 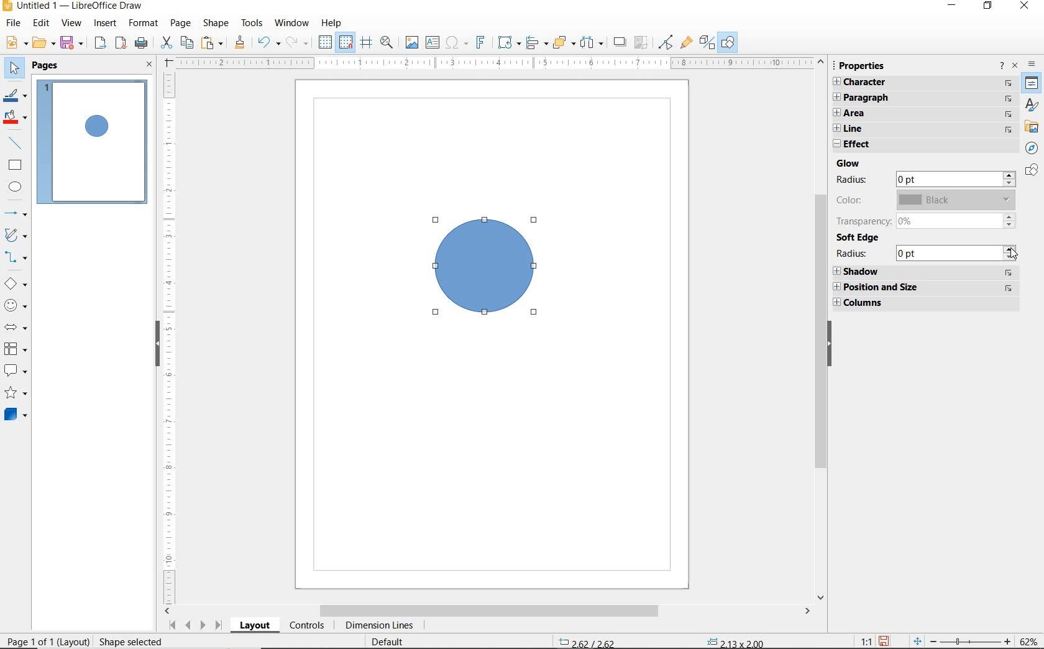 What do you see at coordinates (819, 331) in the screenshot?
I see `Scroll bar` at bounding box center [819, 331].